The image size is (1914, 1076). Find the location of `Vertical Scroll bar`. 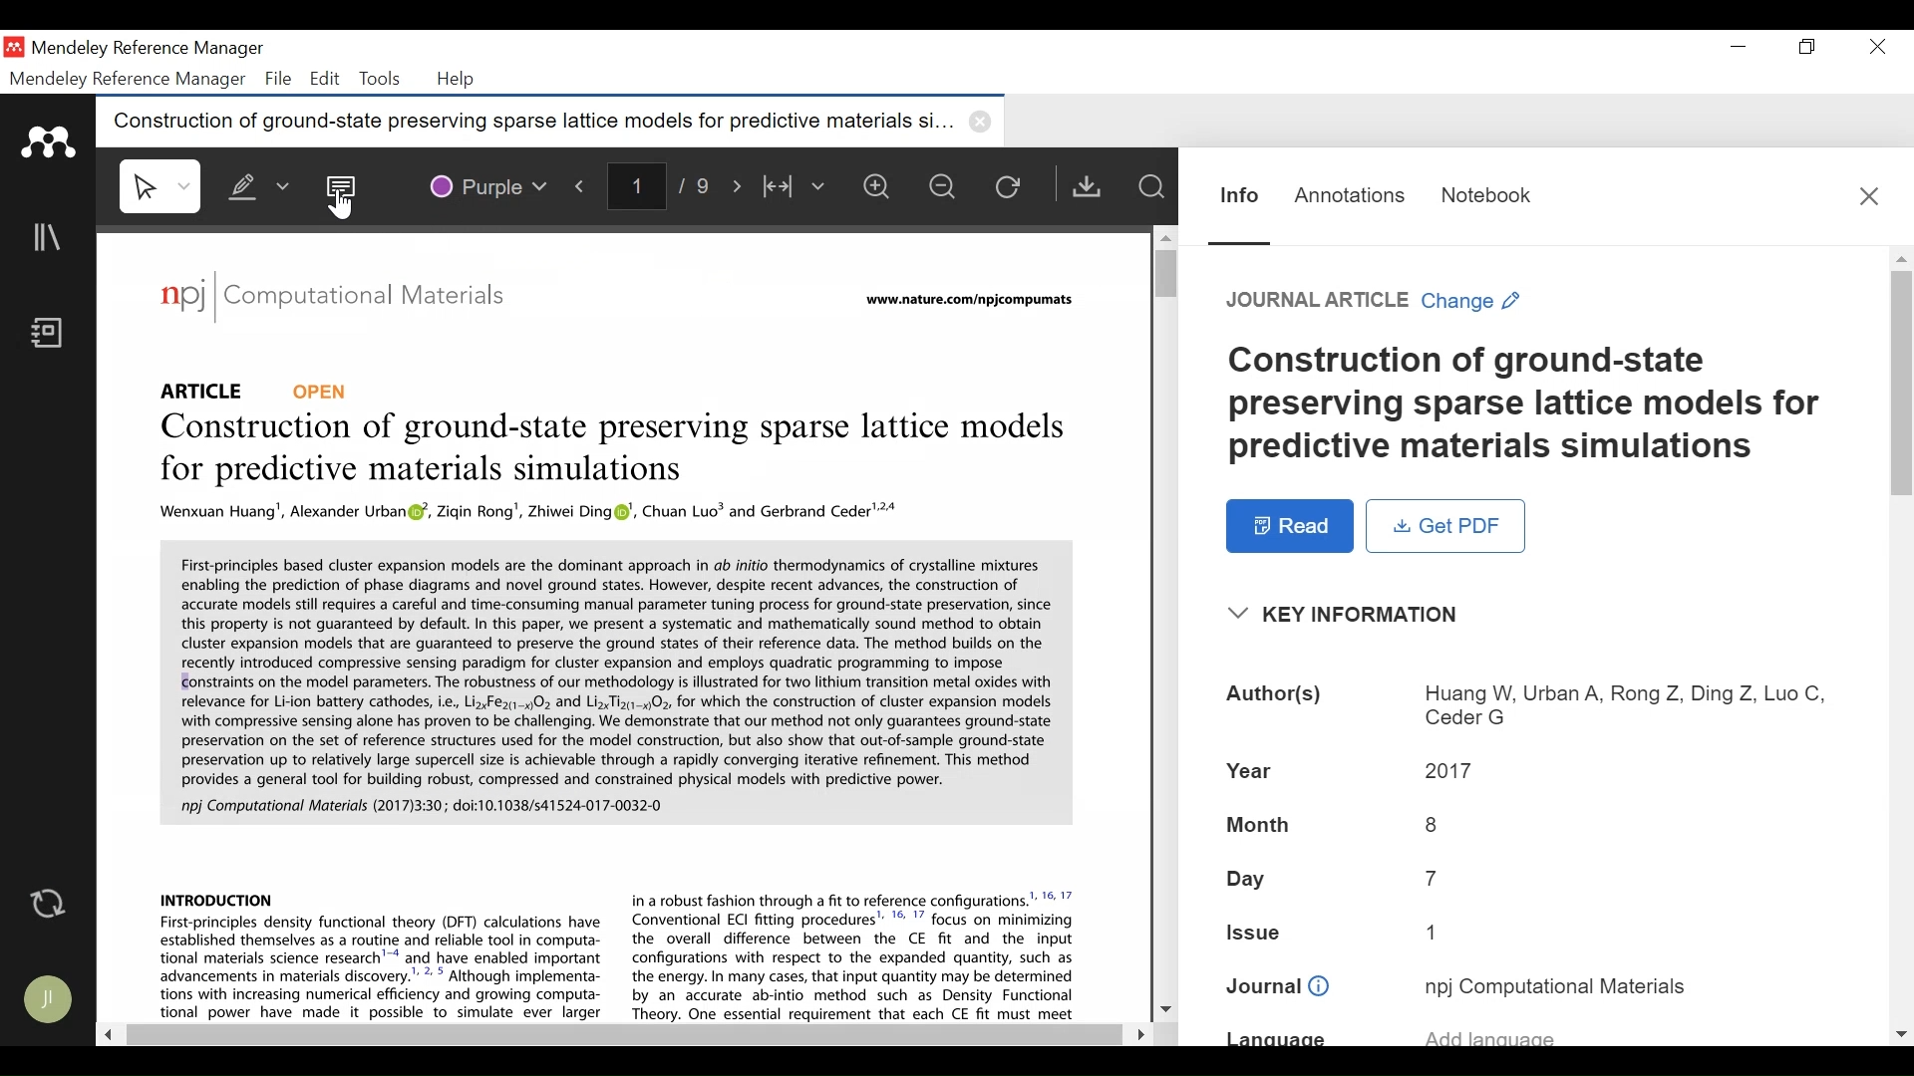

Vertical Scroll bar is located at coordinates (1902, 385).